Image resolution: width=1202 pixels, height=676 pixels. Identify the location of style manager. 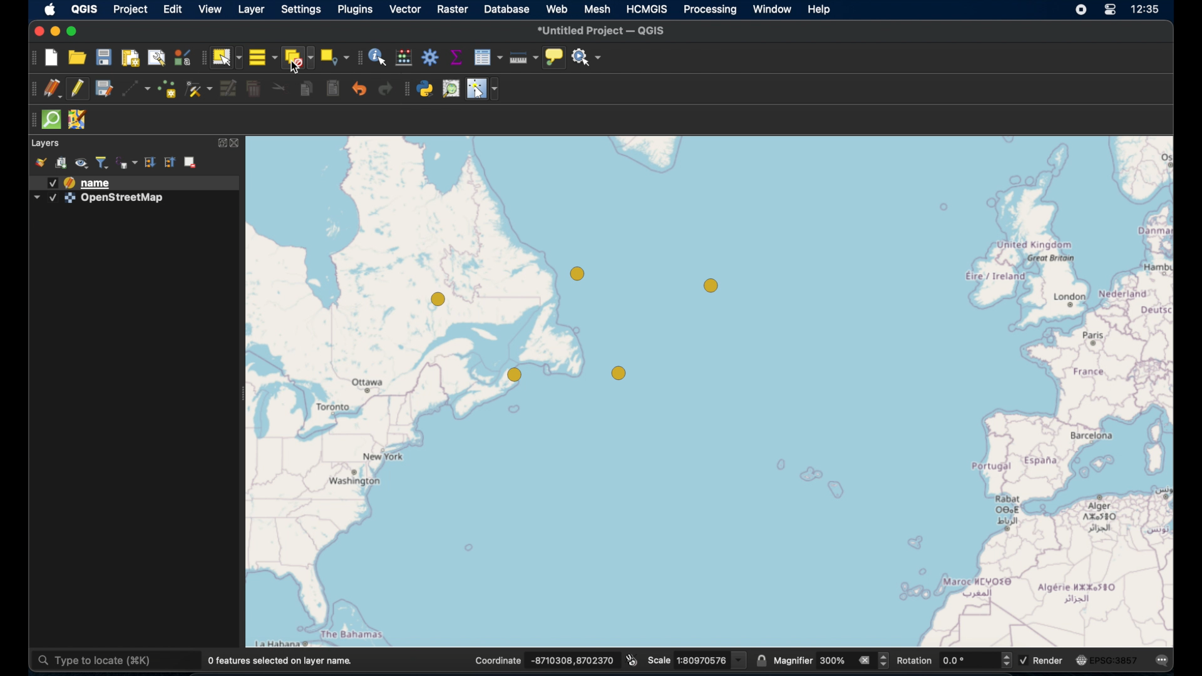
(182, 59).